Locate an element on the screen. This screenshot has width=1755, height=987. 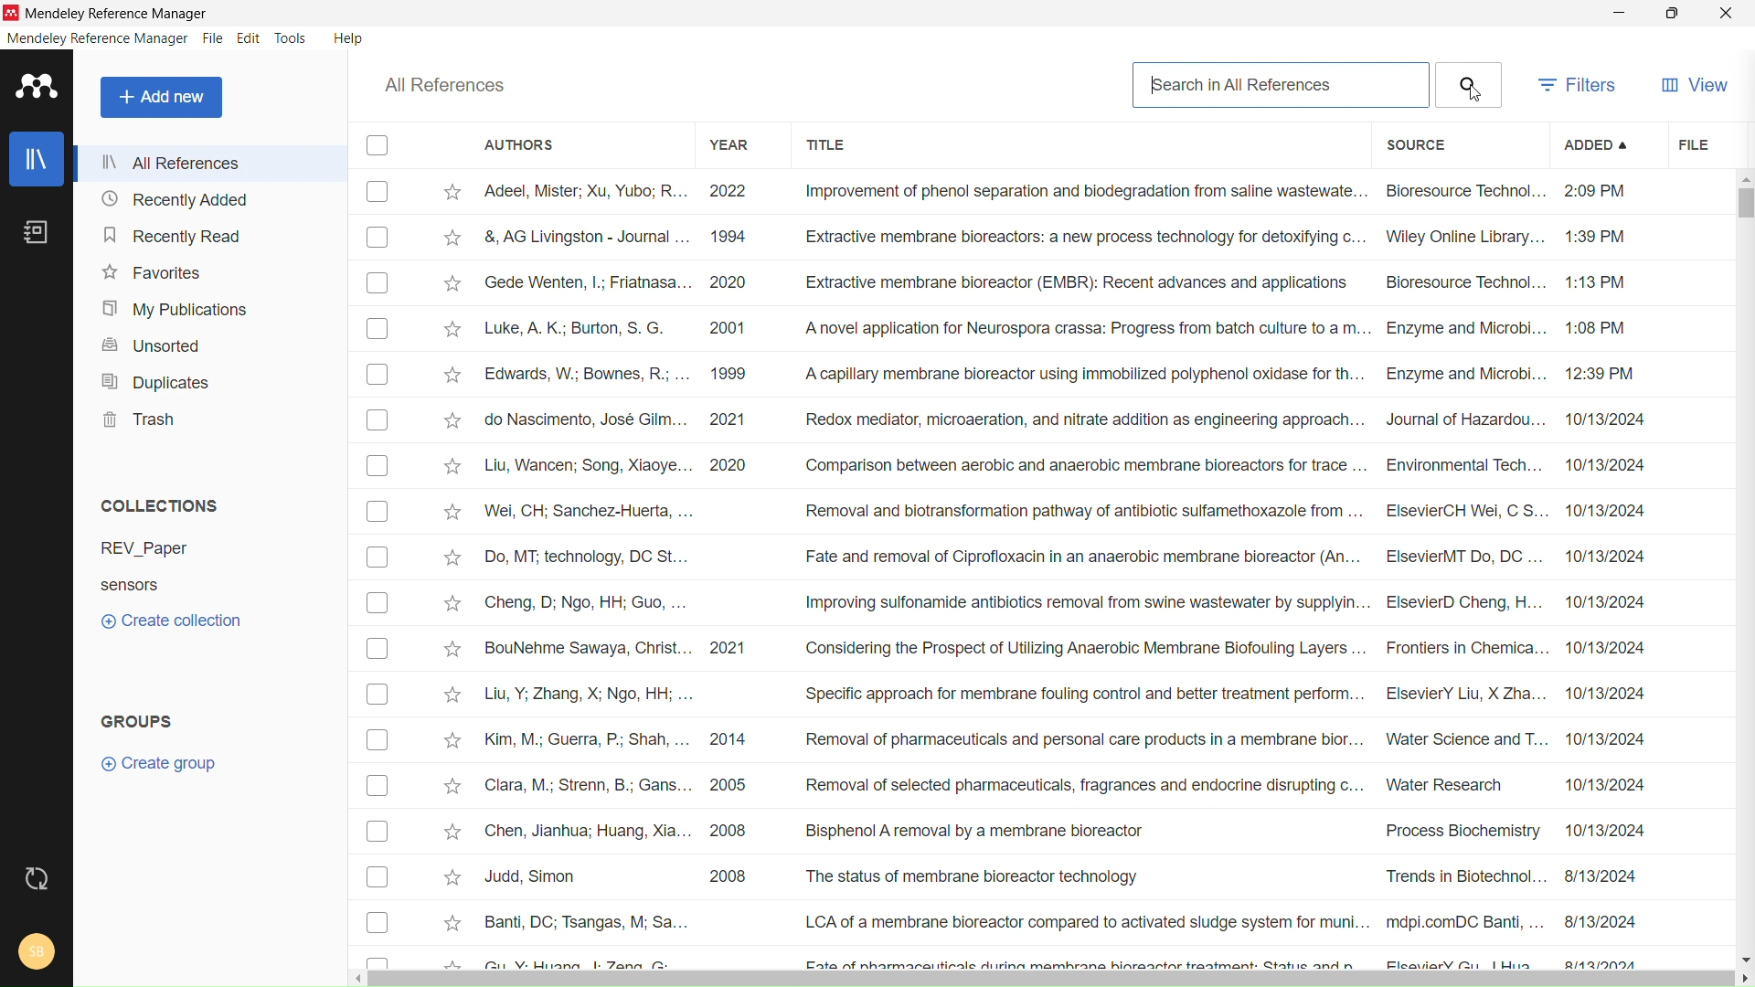
BouNehme Sawaya, Christ... 2021 Considering the Prospect of Utilizing Anaerobic Membrane Biofouling Layers ... Frontiers in Chemica... 10/13/2024 is located at coordinates (1065, 646).